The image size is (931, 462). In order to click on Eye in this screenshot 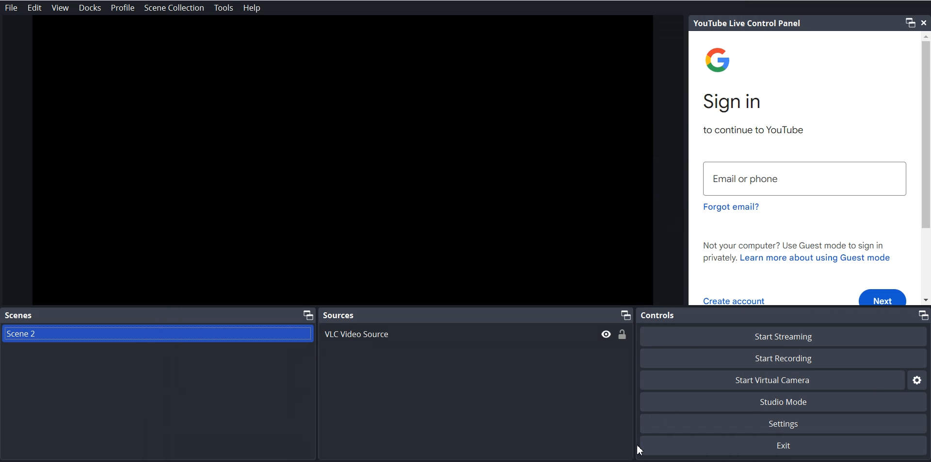, I will do `click(606, 334)`.